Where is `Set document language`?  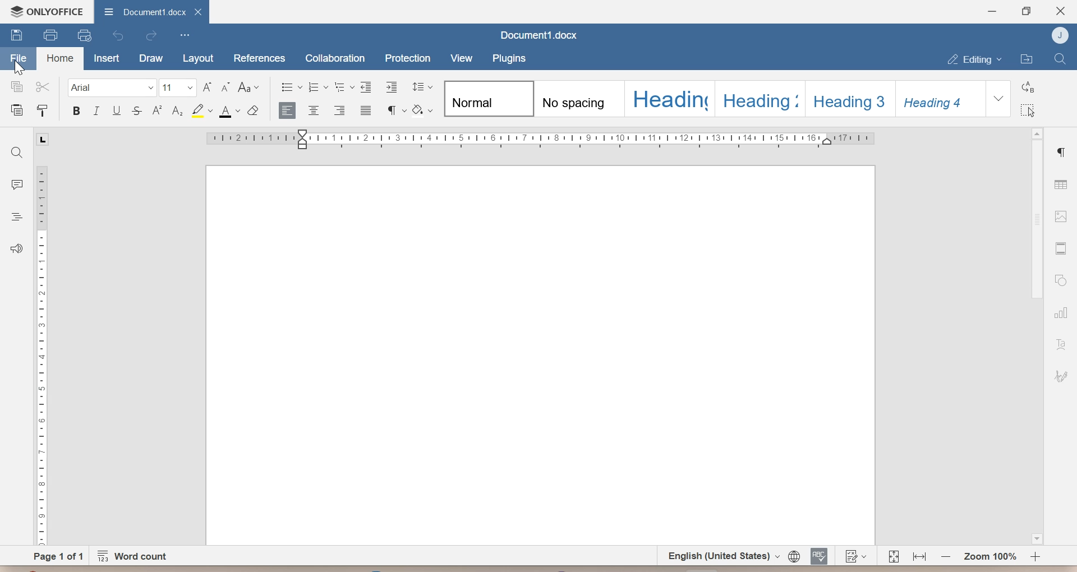
Set document language is located at coordinates (794, 555).